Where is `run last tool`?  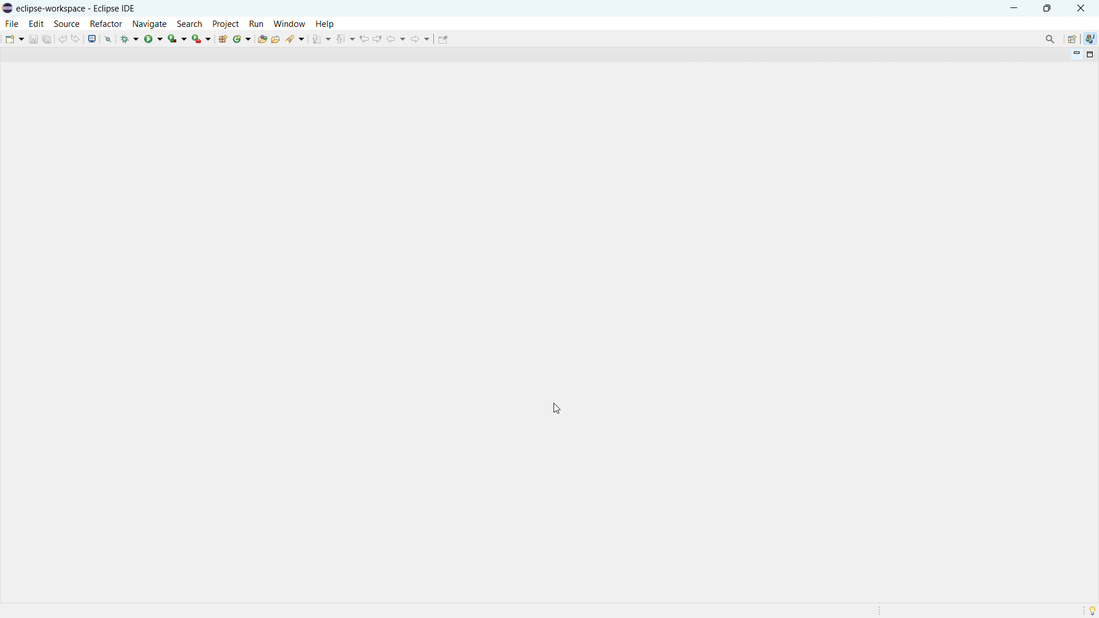
run last tool is located at coordinates (202, 38).